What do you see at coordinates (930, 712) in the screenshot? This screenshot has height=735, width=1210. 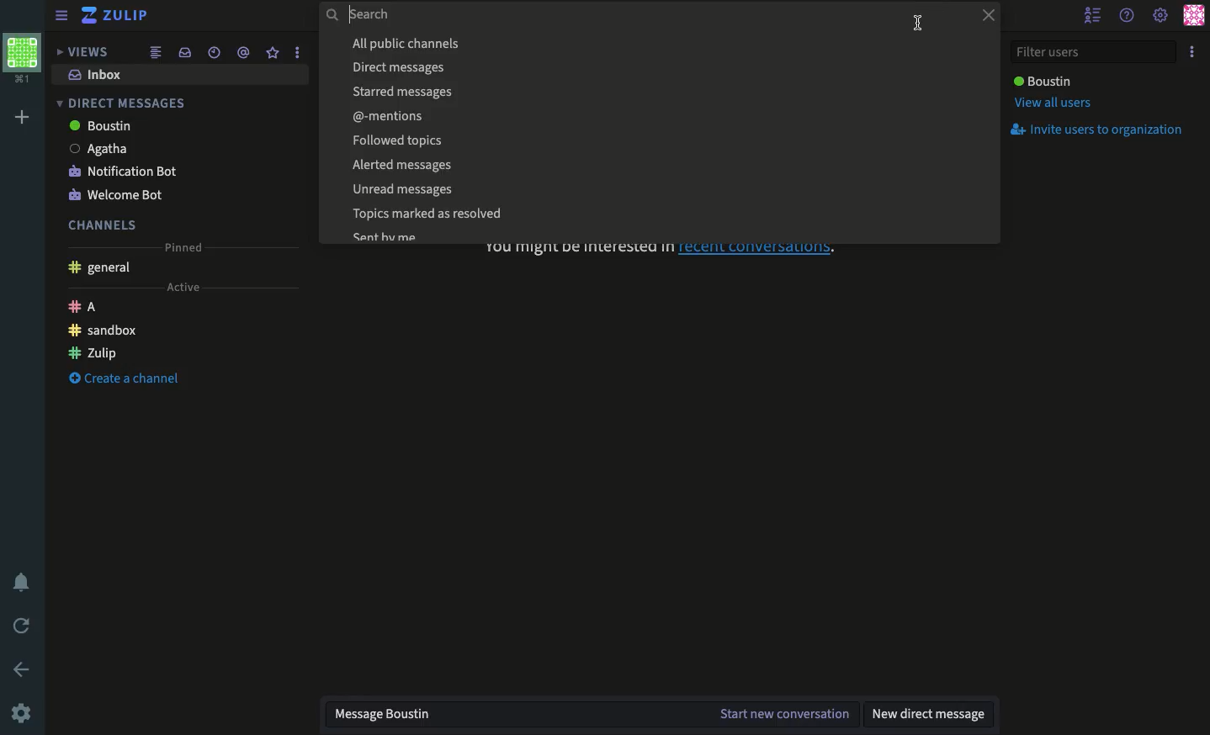 I see `New DM` at bounding box center [930, 712].